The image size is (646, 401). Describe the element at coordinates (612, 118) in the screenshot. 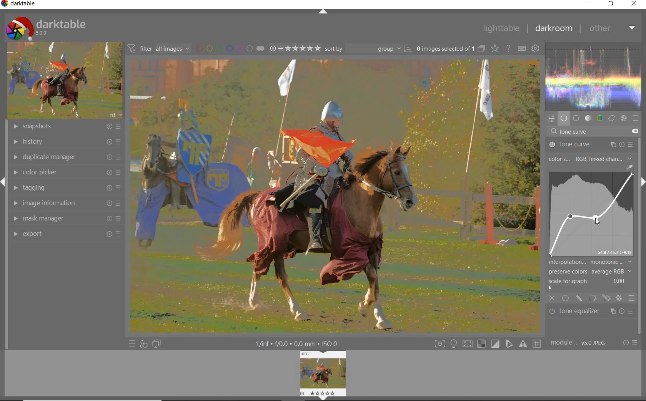

I see `correct` at that location.